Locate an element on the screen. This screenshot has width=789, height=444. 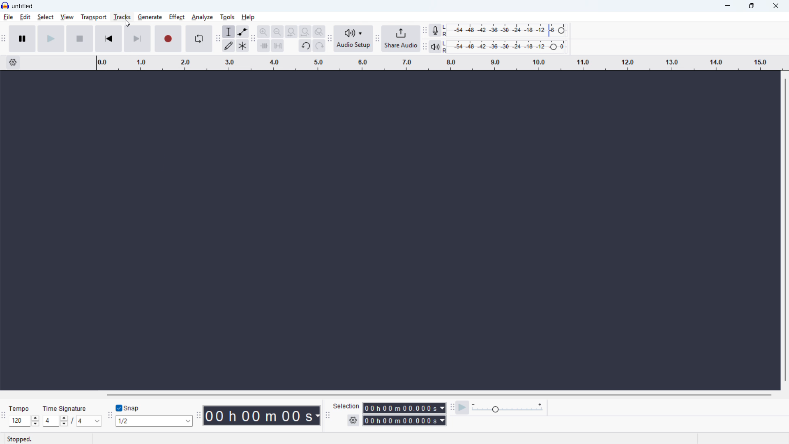
Skip to beginning  is located at coordinates (109, 39).